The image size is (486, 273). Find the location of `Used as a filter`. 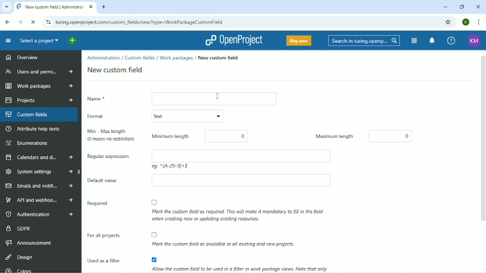

Used as a filter is located at coordinates (105, 264).